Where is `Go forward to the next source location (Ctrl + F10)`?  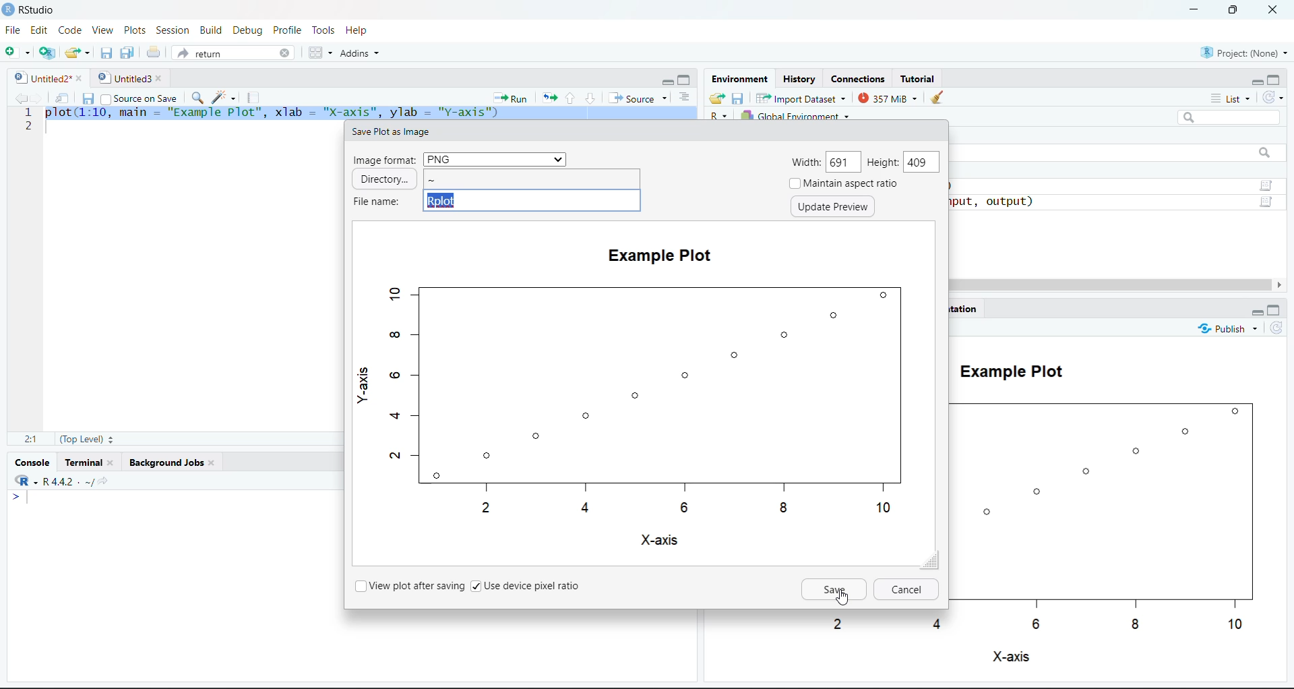 Go forward to the next source location (Ctrl + F10) is located at coordinates (38, 96).